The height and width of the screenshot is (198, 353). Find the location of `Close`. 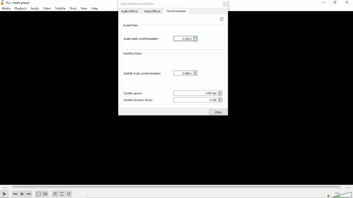

Close is located at coordinates (218, 112).